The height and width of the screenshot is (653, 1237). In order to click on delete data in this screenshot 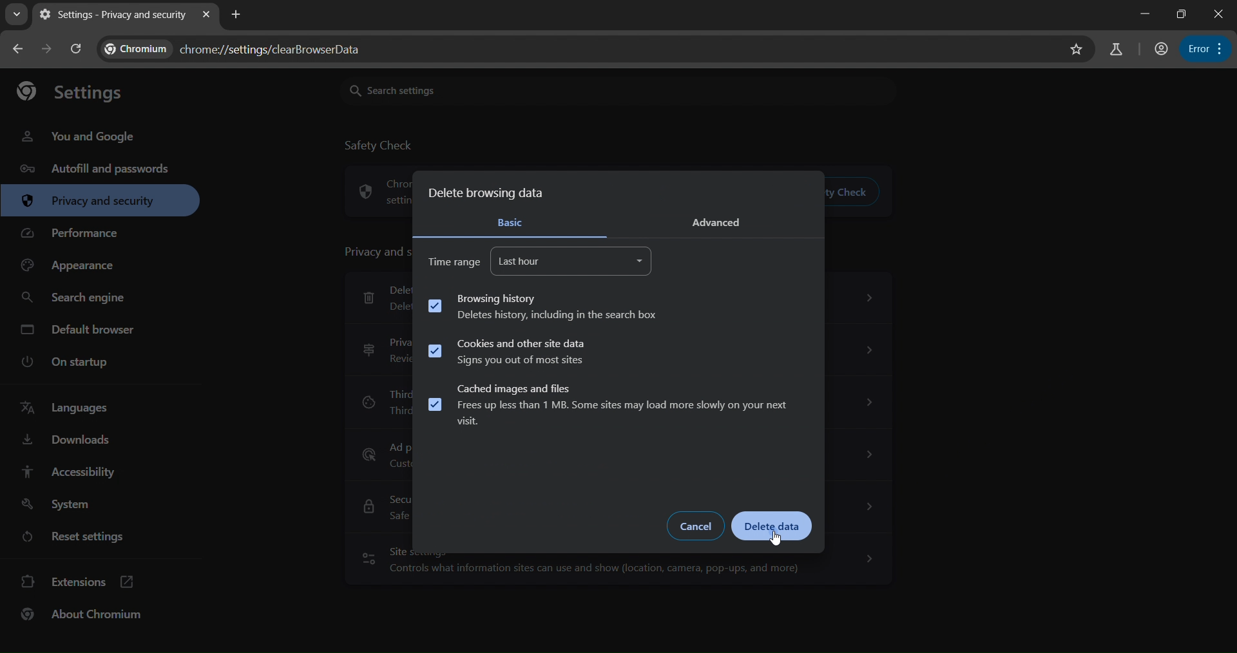, I will do `click(776, 527)`.